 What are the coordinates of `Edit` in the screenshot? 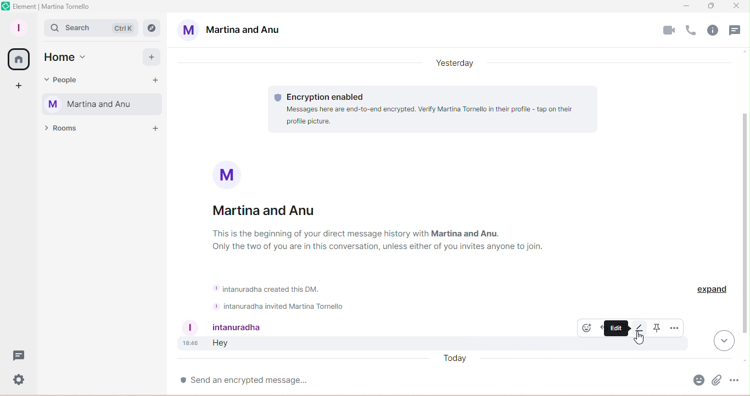 It's located at (639, 329).